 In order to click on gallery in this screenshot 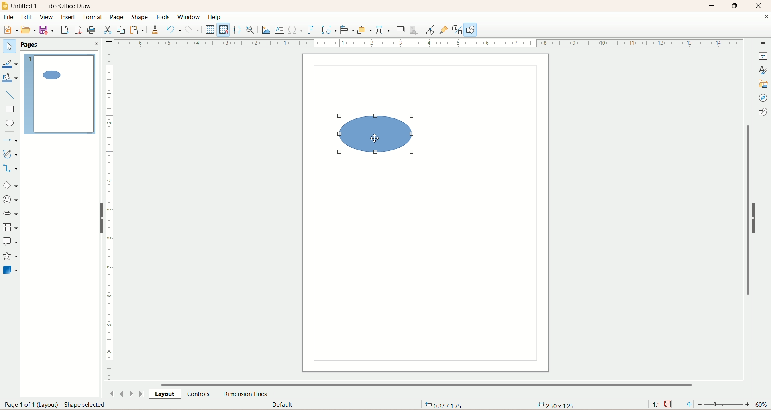, I will do `click(764, 85)`.